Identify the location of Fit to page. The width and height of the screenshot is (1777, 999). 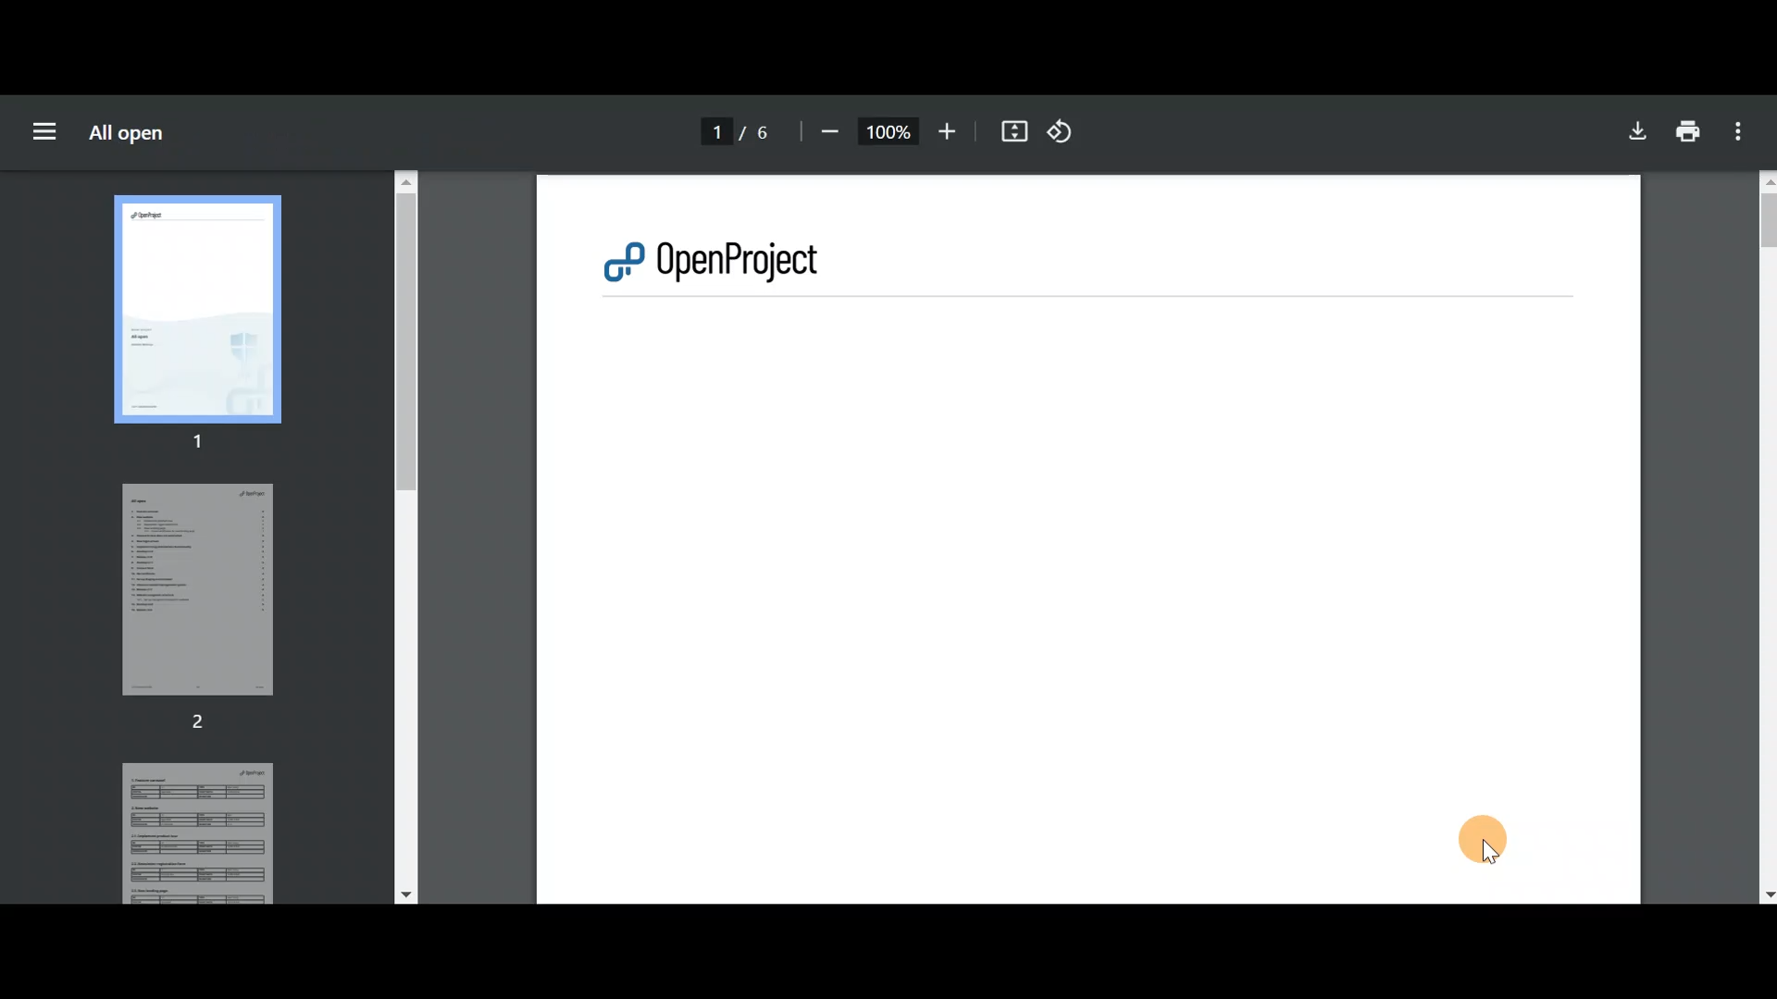
(1020, 132).